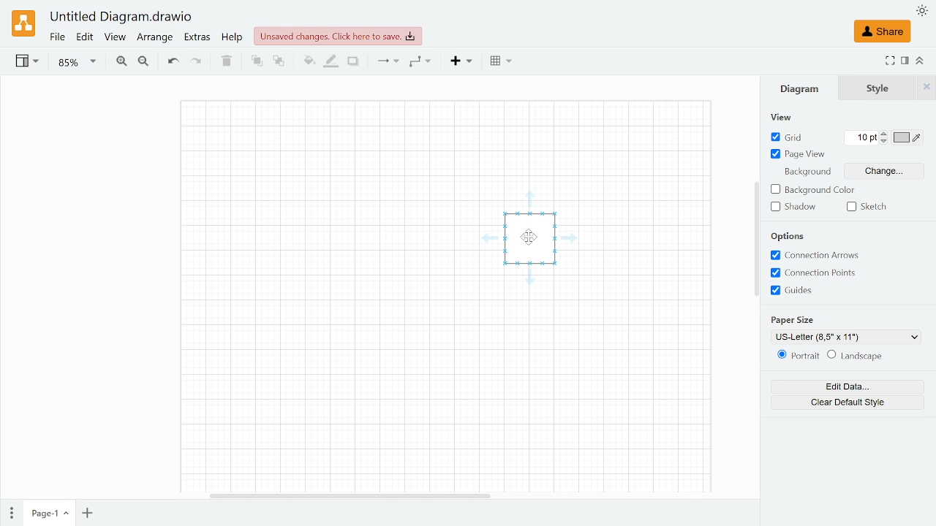 This screenshot has height=526, width=936. I want to click on Paper size(US_Letter (8.5*11), so click(831, 337).